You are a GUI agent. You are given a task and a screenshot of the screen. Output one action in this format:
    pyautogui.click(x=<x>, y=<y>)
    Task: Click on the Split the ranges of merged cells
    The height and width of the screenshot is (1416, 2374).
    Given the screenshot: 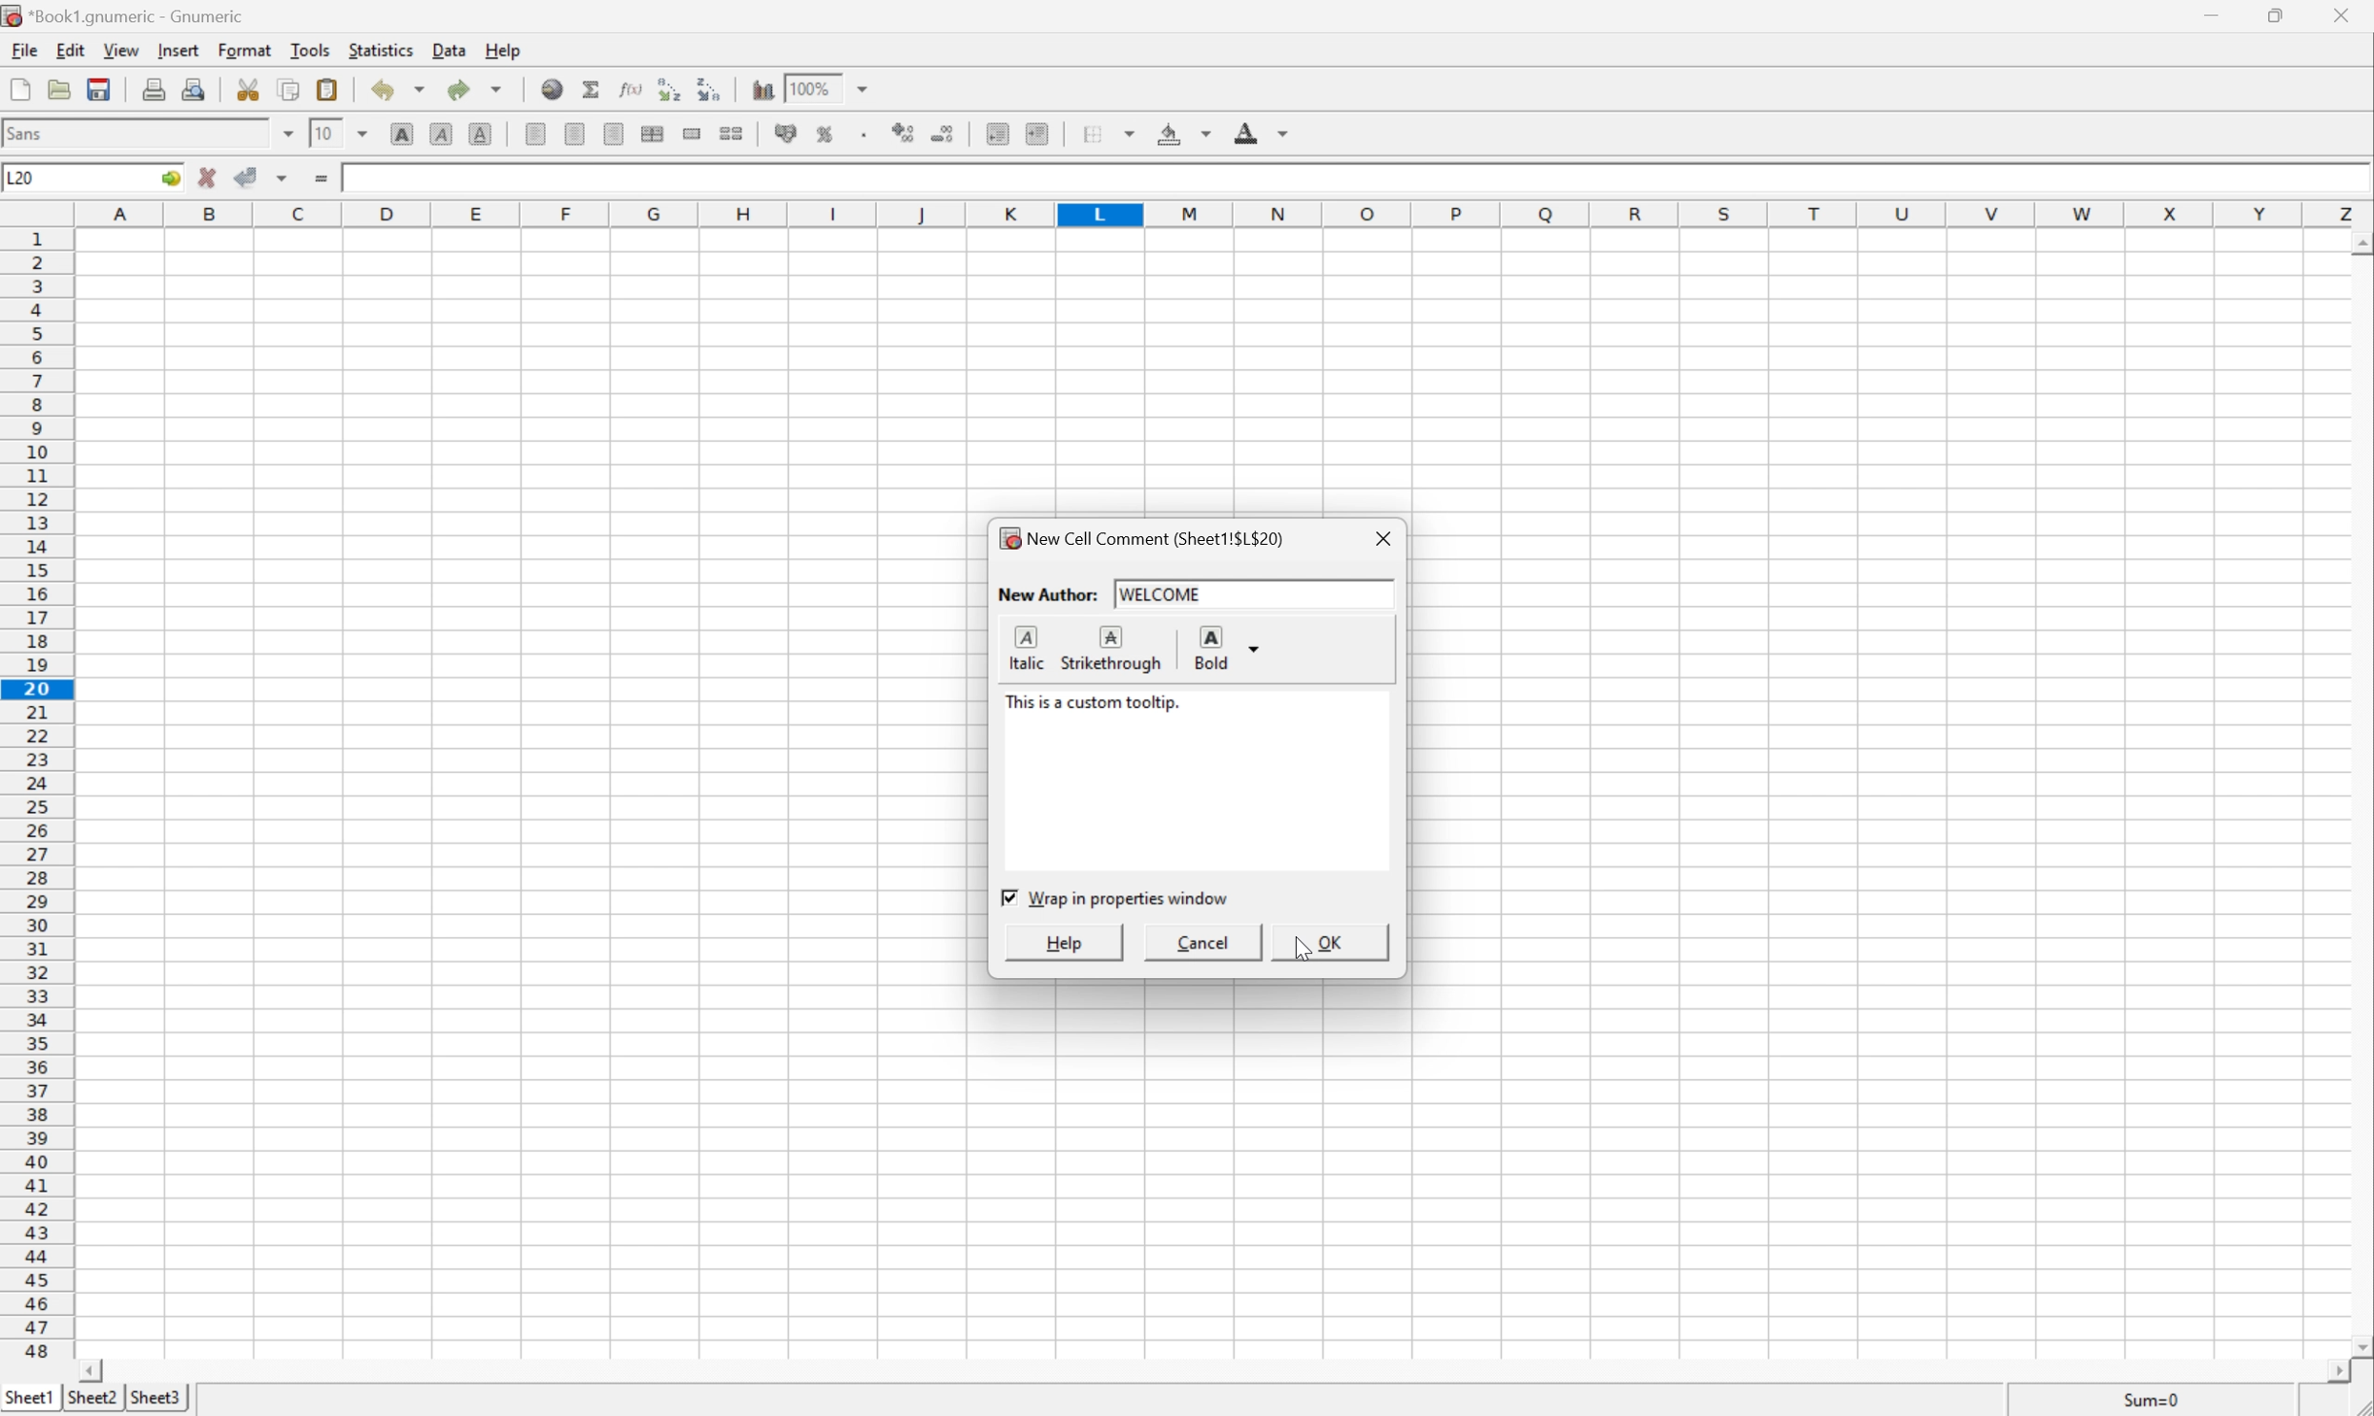 What is the action you would take?
    pyautogui.click(x=733, y=131)
    